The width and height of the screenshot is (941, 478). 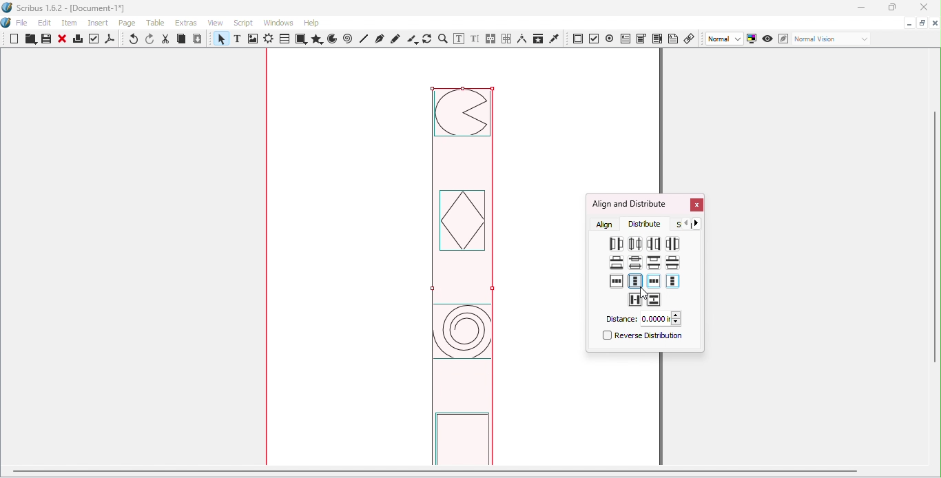 I want to click on Logo, so click(x=7, y=23).